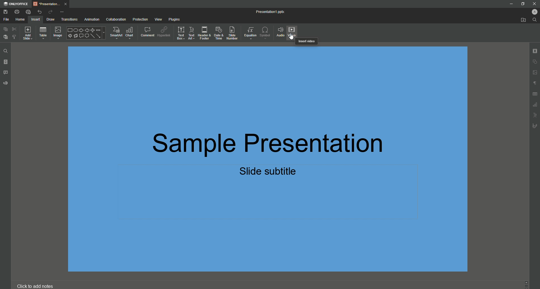  What do you see at coordinates (130, 32) in the screenshot?
I see `Chart` at bounding box center [130, 32].